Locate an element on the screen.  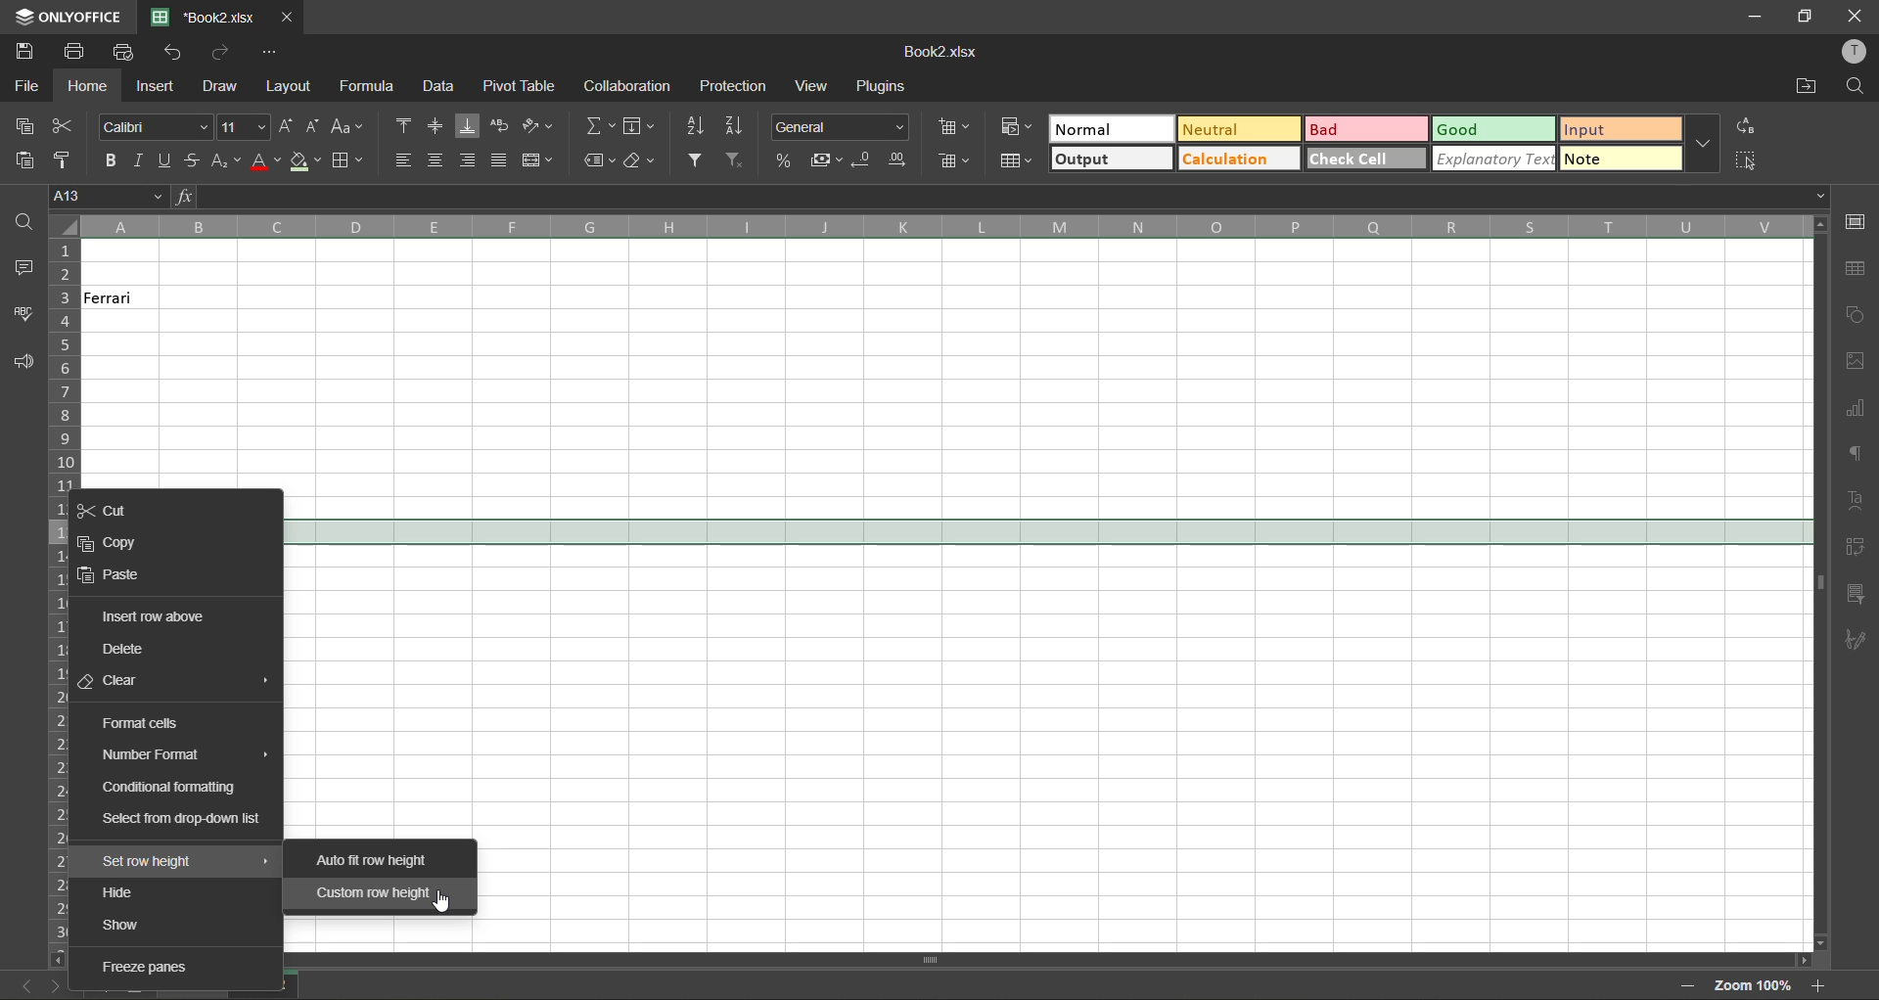
bold is located at coordinates (110, 161).